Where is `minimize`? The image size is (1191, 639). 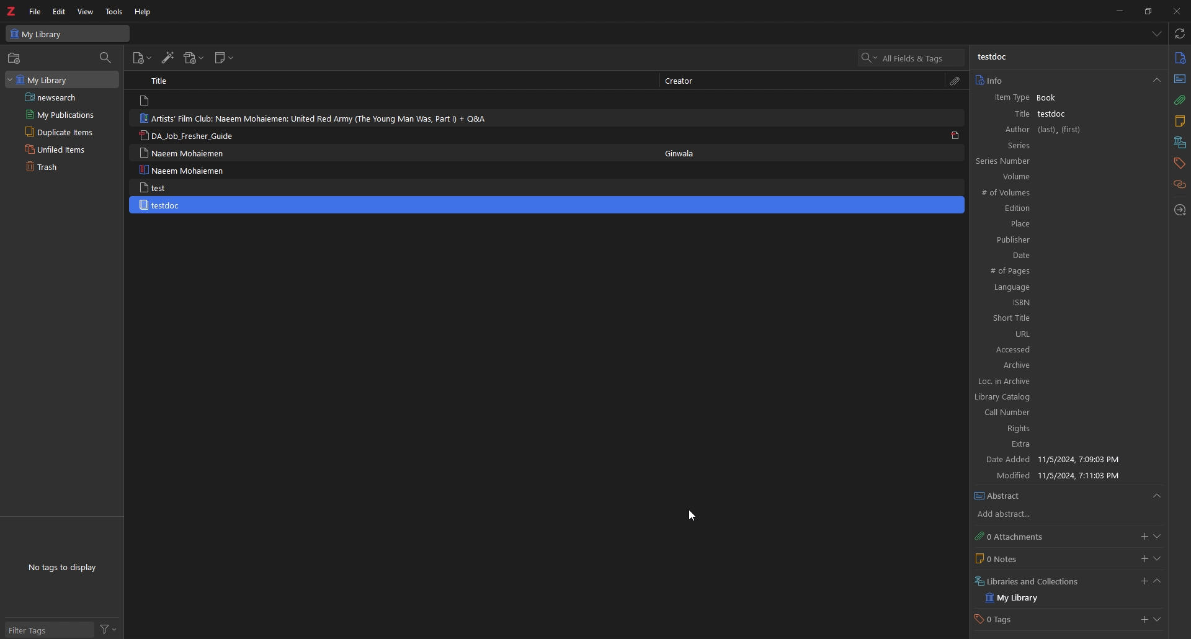 minimize is located at coordinates (1117, 11).